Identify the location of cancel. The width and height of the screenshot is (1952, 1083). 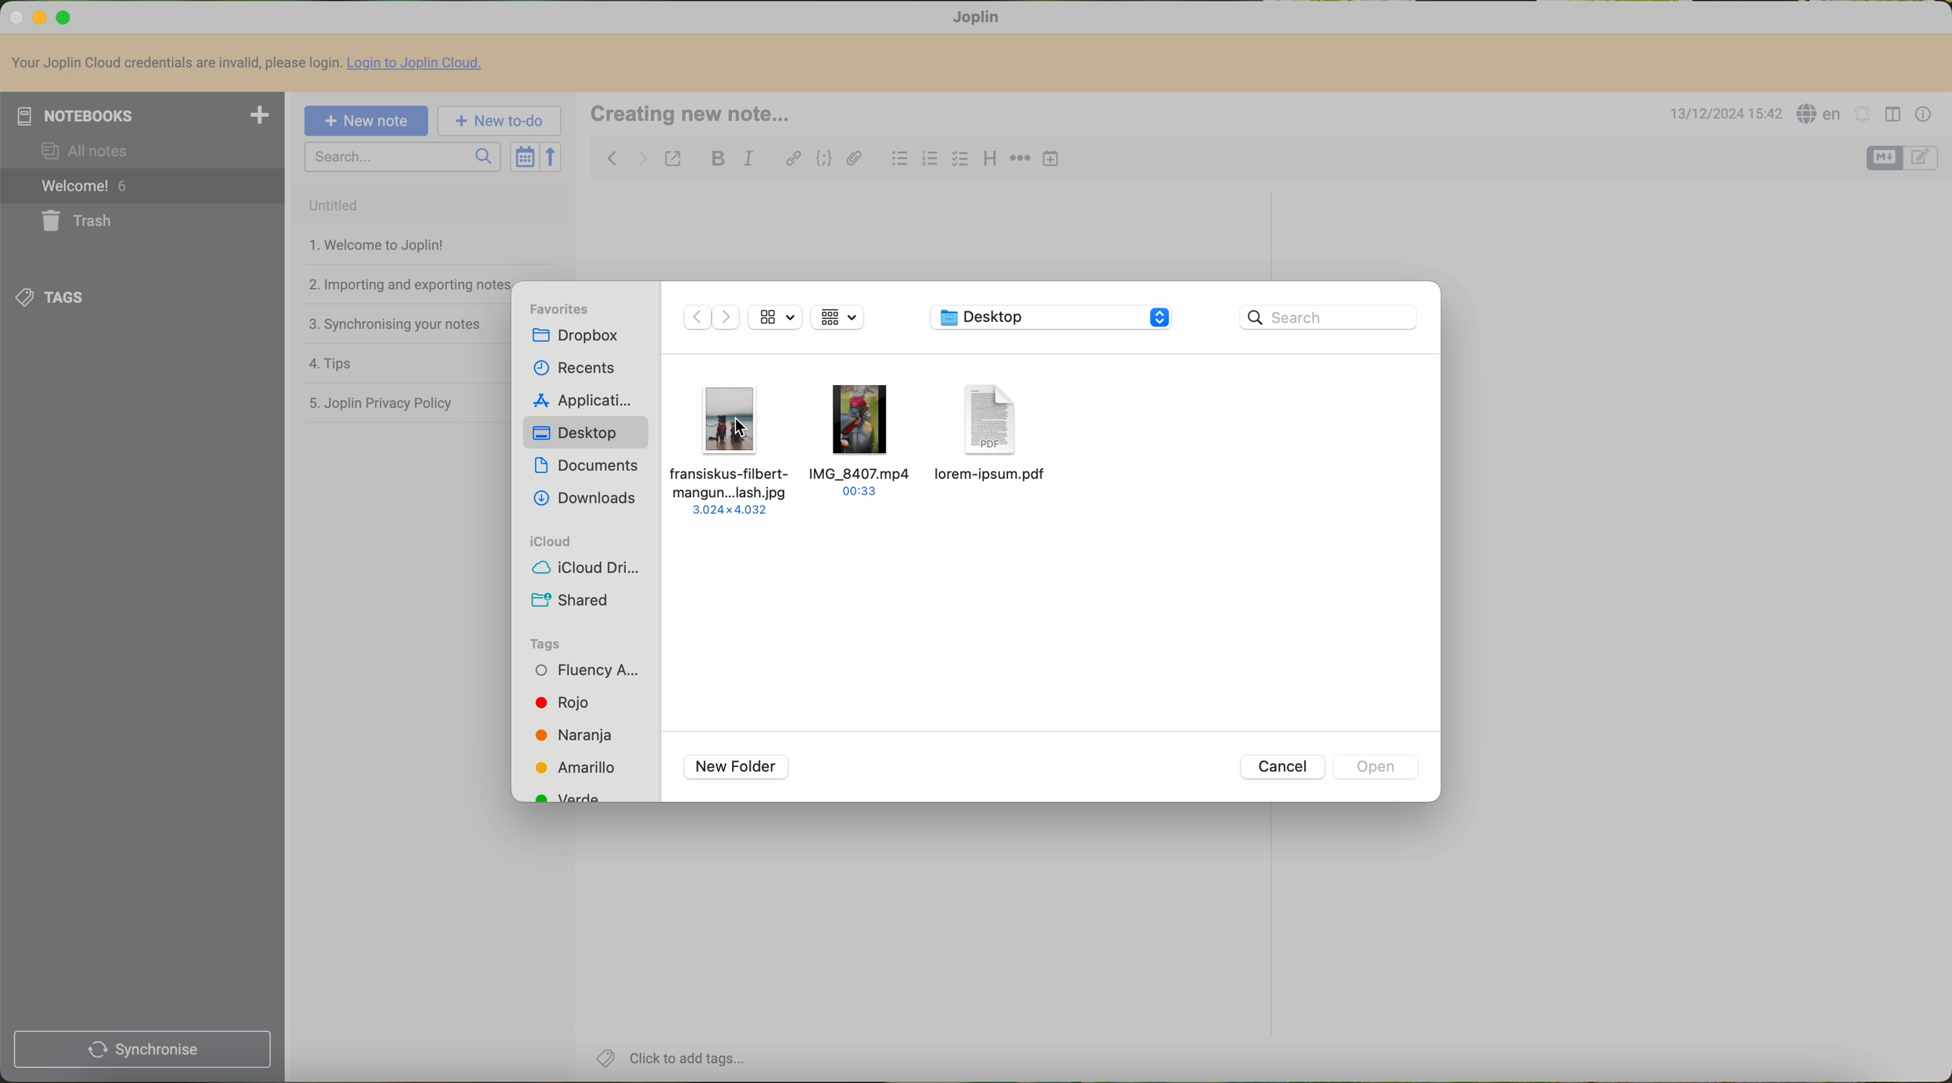
(1282, 767).